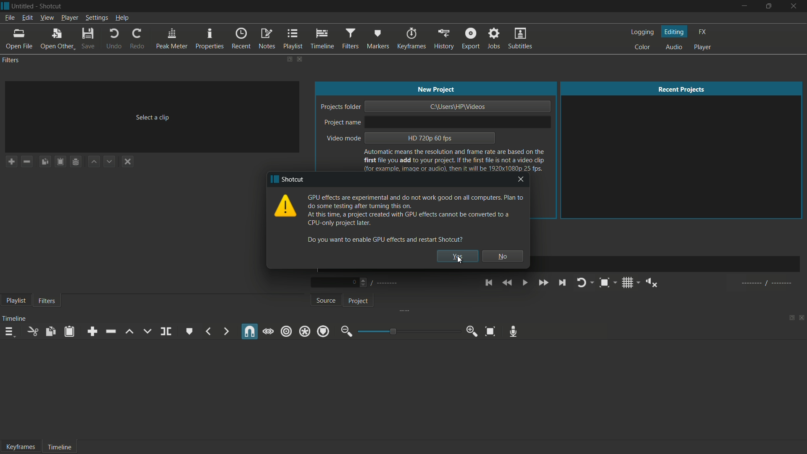 The image size is (807, 454). I want to click on video mode, so click(343, 139).